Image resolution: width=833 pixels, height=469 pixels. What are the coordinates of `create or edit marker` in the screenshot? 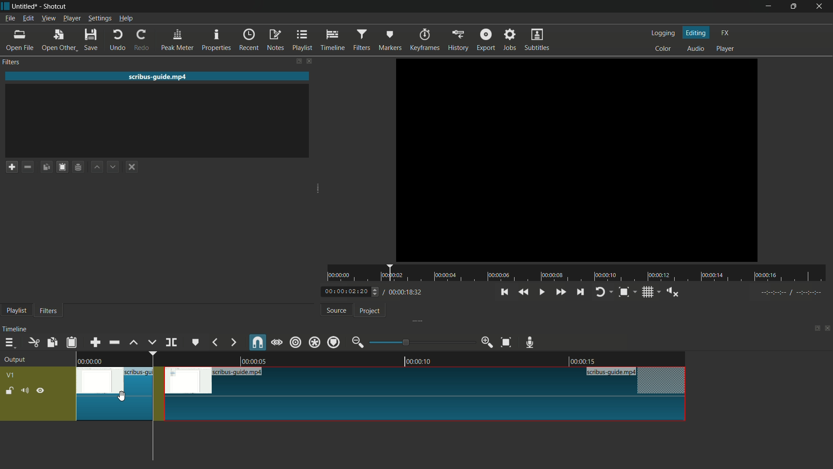 It's located at (197, 342).